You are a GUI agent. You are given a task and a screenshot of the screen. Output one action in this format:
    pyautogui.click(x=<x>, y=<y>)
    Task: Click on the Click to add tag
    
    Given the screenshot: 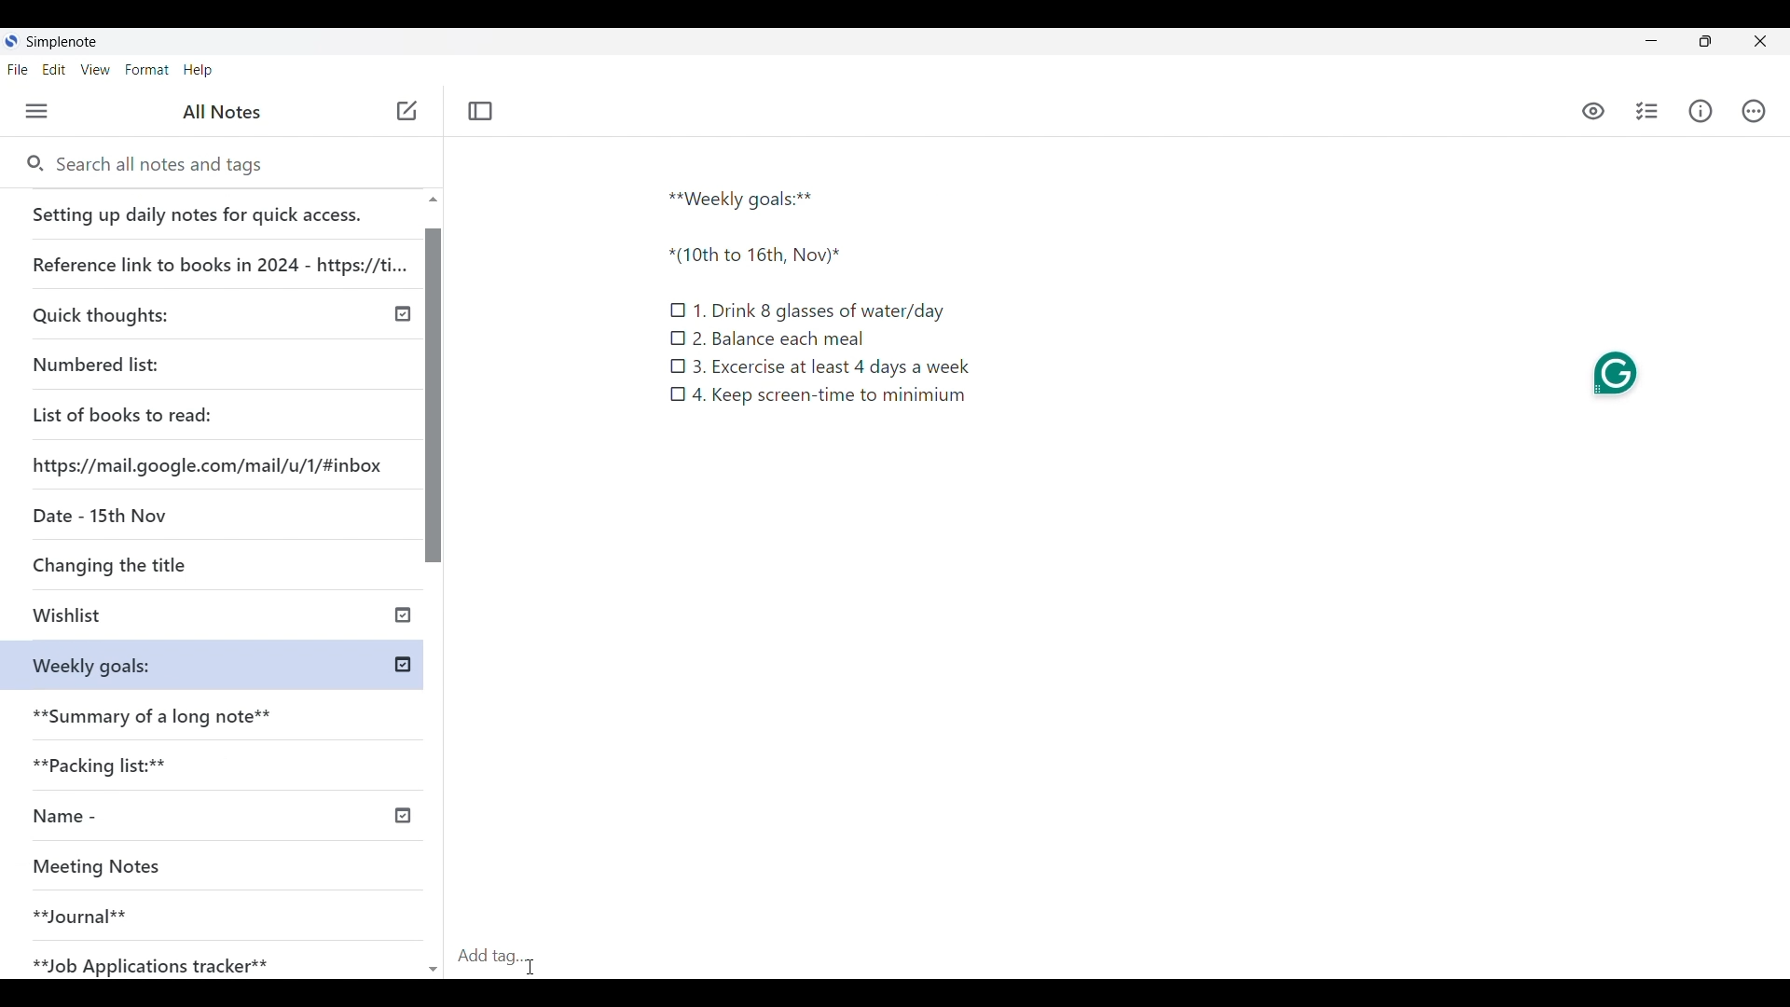 What is the action you would take?
    pyautogui.click(x=499, y=951)
    